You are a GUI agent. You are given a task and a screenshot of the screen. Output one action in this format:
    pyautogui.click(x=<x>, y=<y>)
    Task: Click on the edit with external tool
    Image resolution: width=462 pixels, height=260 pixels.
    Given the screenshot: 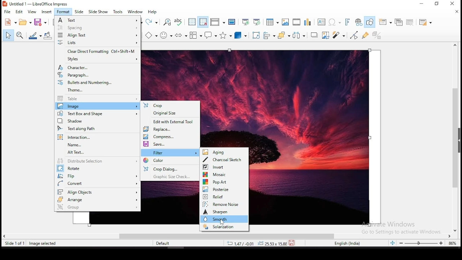 What is the action you would take?
    pyautogui.click(x=171, y=121)
    